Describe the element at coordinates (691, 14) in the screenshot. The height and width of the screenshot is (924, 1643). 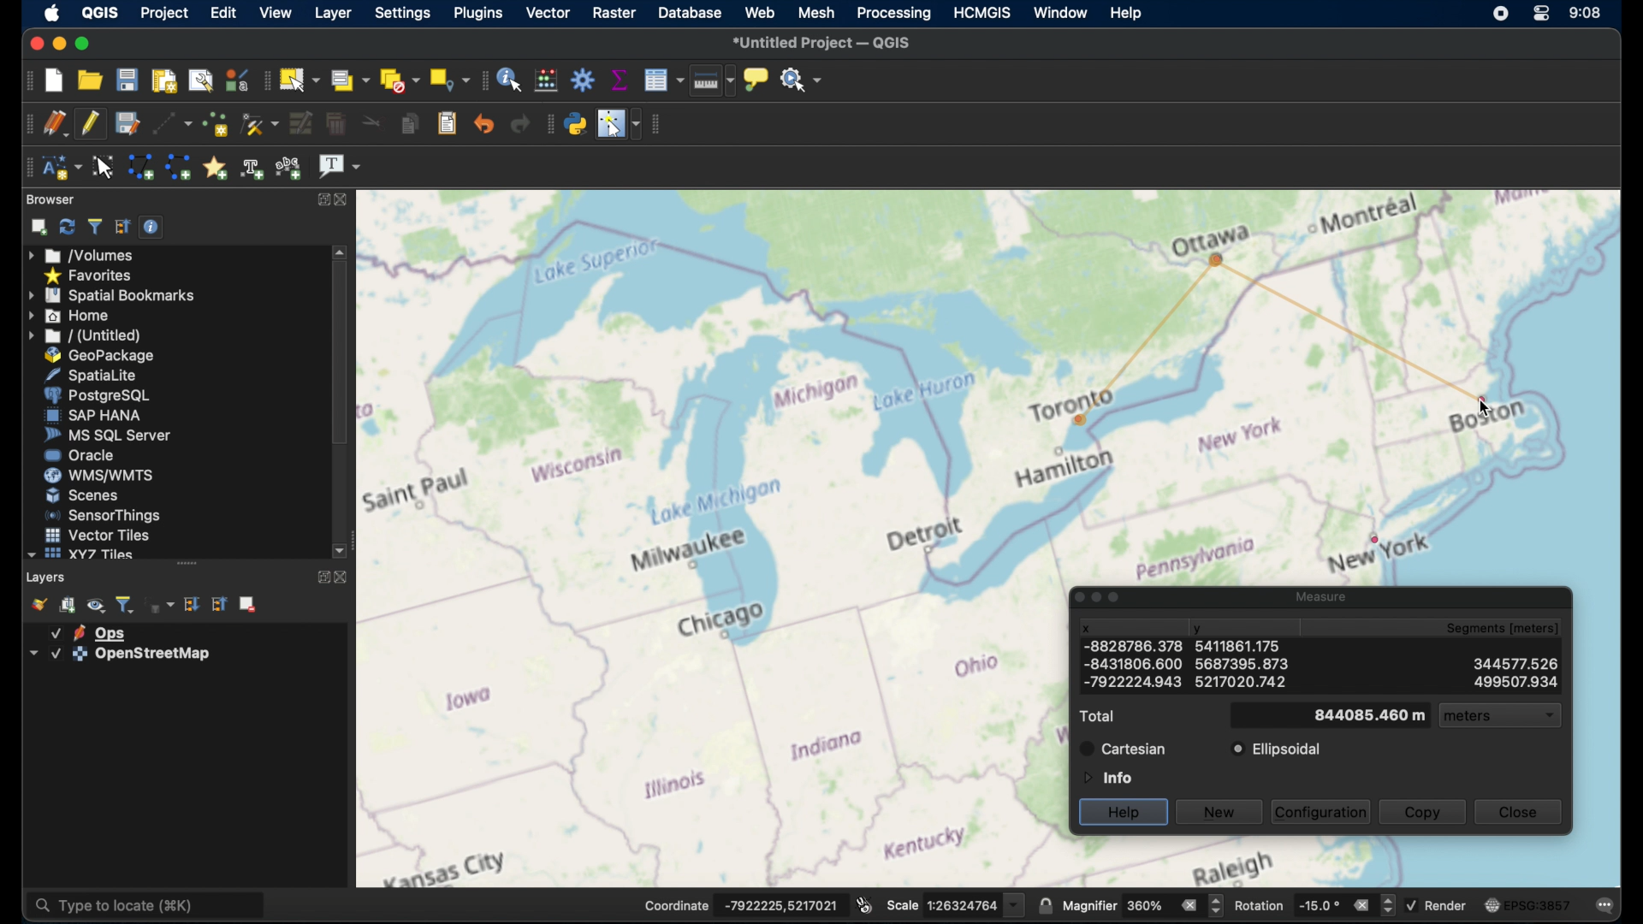
I see `database` at that location.